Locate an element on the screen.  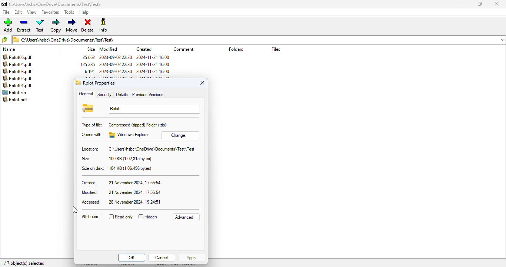
.zip logo is located at coordinates (88, 108).